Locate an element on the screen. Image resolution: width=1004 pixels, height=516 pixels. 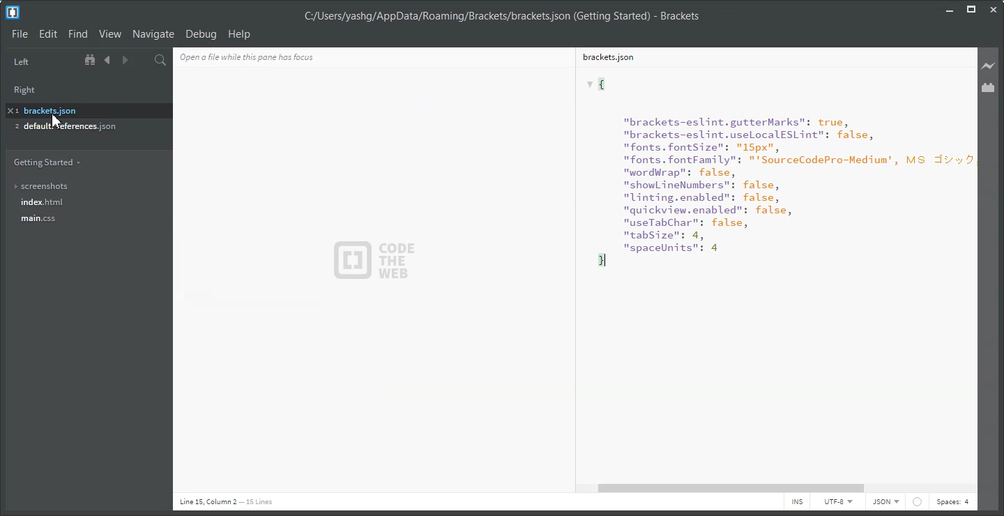
Live Preview is located at coordinates (989, 66).